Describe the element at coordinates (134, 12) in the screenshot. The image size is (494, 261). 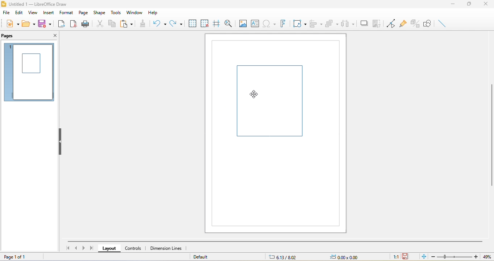
I see `window` at that location.